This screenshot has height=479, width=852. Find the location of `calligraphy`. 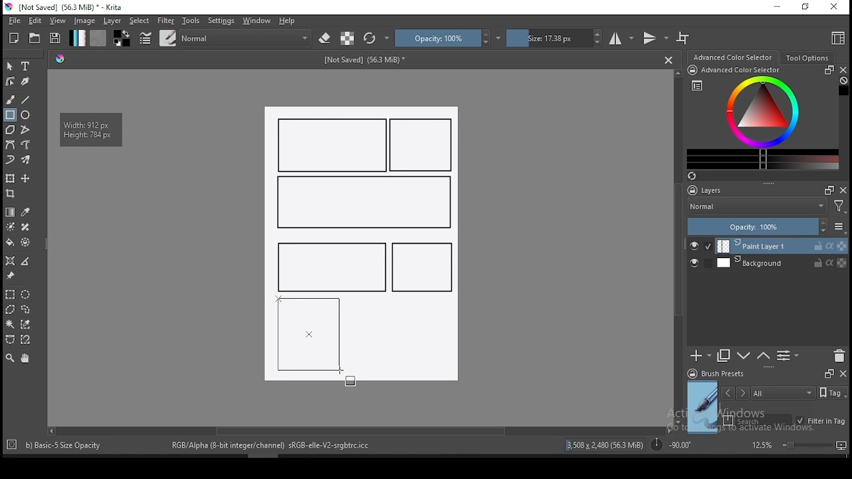

calligraphy is located at coordinates (26, 80).